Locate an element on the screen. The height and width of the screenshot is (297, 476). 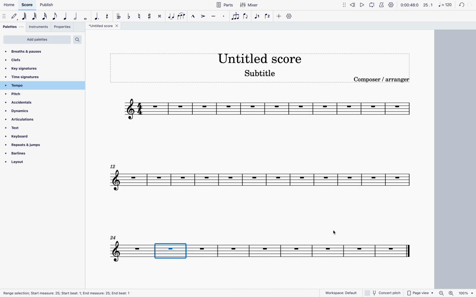
tuplet is located at coordinates (235, 16).